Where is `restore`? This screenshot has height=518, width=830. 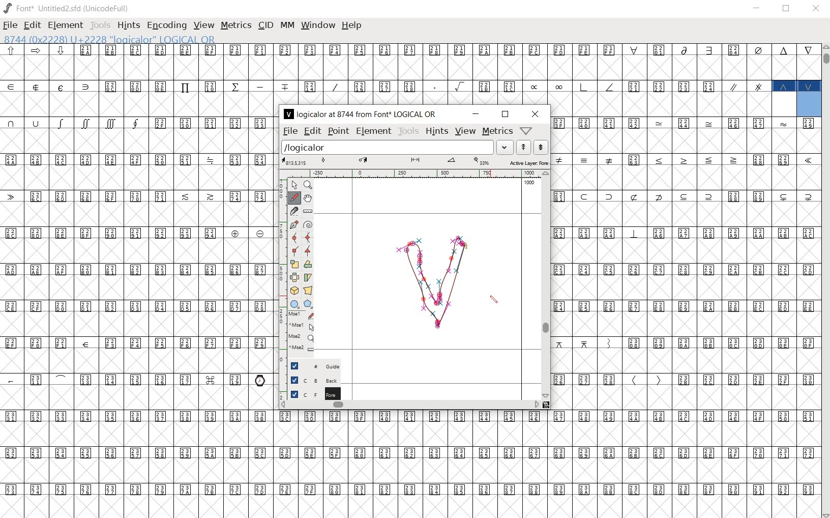 restore is located at coordinates (787, 10).